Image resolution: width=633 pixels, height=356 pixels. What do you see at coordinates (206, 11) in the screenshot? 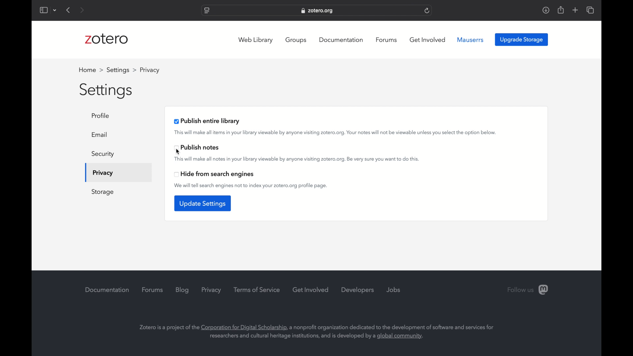
I see `website settings` at bounding box center [206, 11].